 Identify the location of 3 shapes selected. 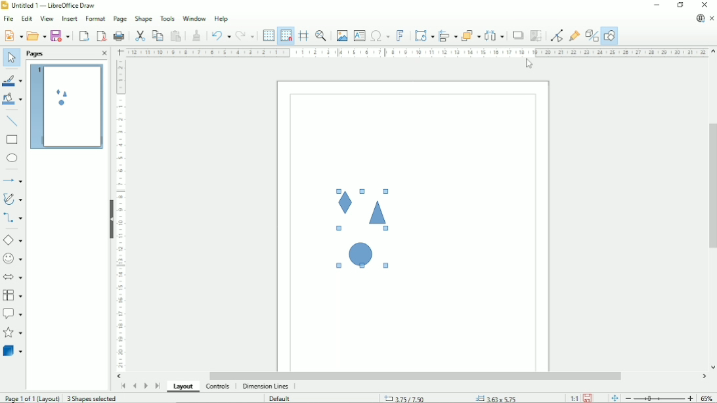
(93, 398).